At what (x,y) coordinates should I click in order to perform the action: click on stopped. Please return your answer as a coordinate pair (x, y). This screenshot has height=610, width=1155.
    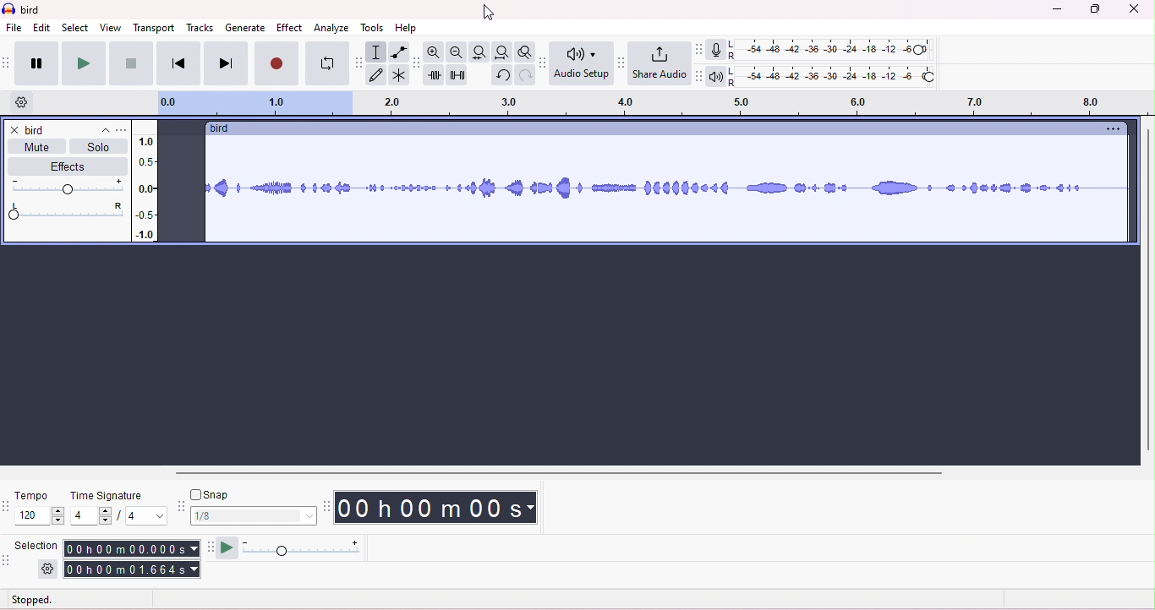
    Looking at the image, I should click on (33, 601).